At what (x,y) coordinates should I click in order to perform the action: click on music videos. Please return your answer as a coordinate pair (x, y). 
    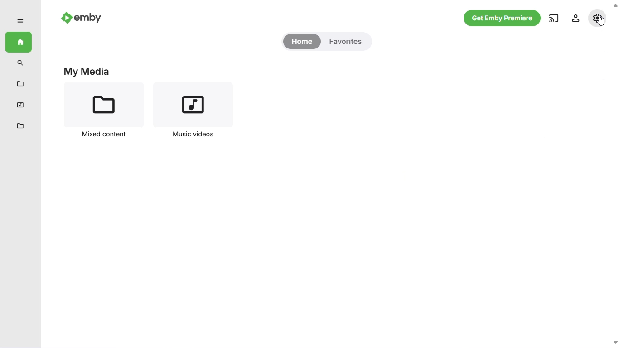
    Looking at the image, I should click on (20, 104).